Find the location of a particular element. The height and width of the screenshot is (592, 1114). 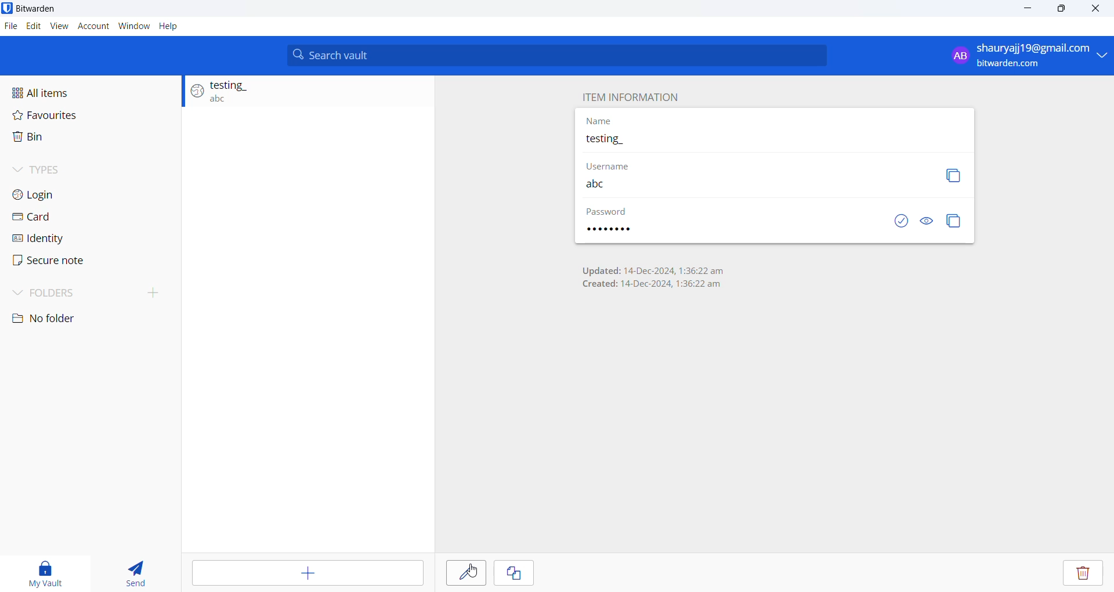

view is located at coordinates (59, 25).